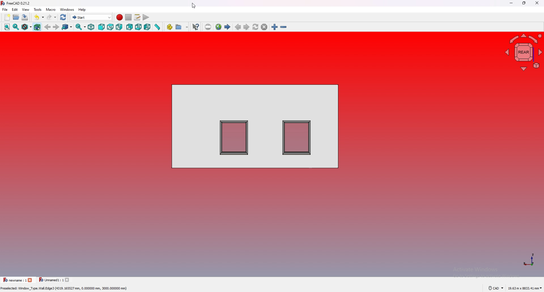  Describe the element at coordinates (137, 17) in the screenshot. I see `macros` at that location.